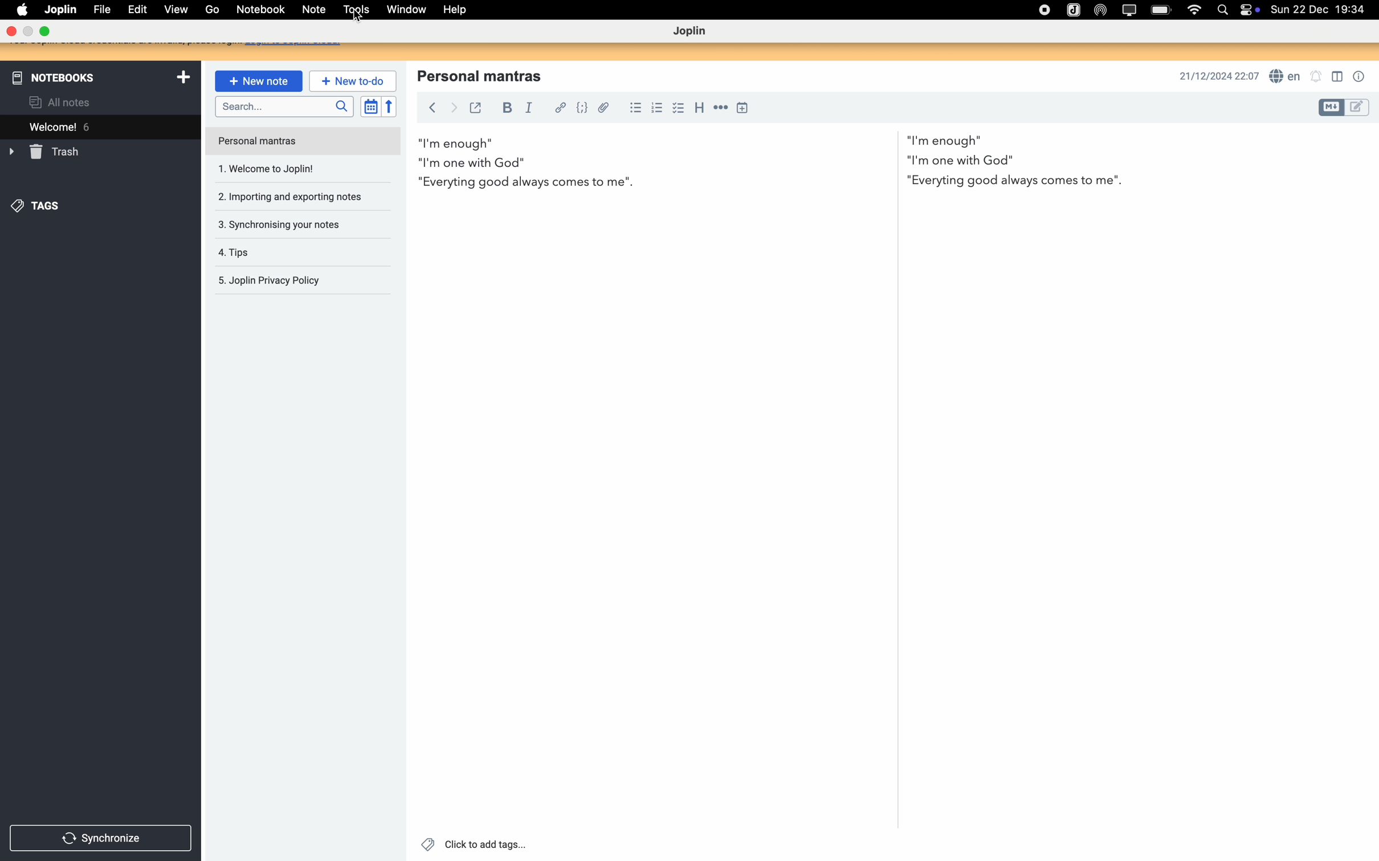 The height and width of the screenshot is (861, 1379). What do you see at coordinates (635, 108) in the screenshot?
I see `bulleted list` at bounding box center [635, 108].